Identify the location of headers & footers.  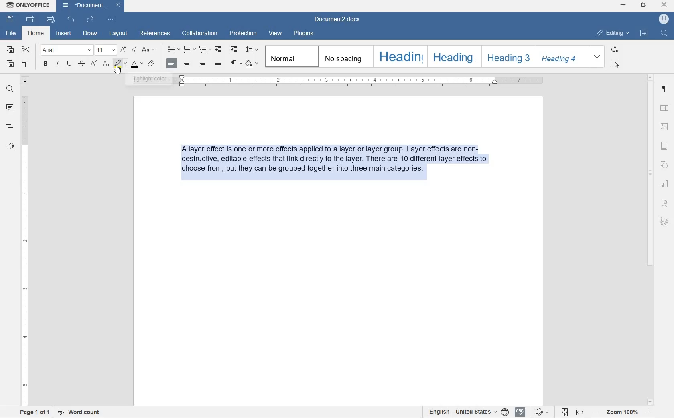
(664, 146).